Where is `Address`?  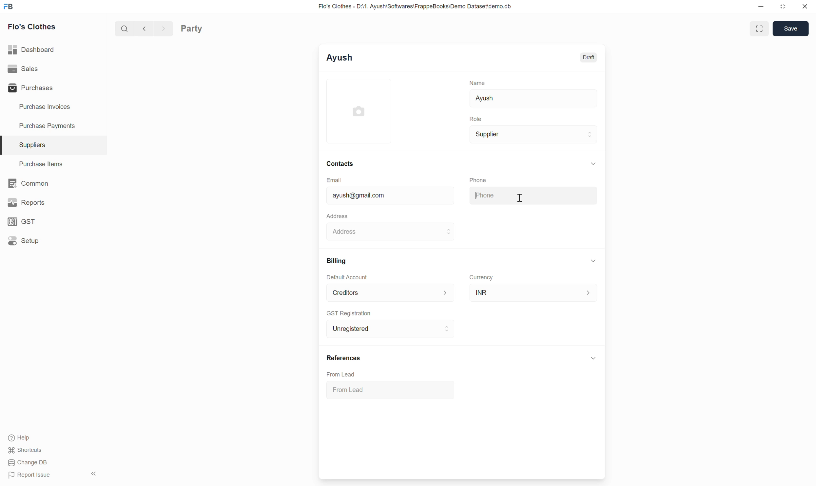 Address is located at coordinates (337, 216).